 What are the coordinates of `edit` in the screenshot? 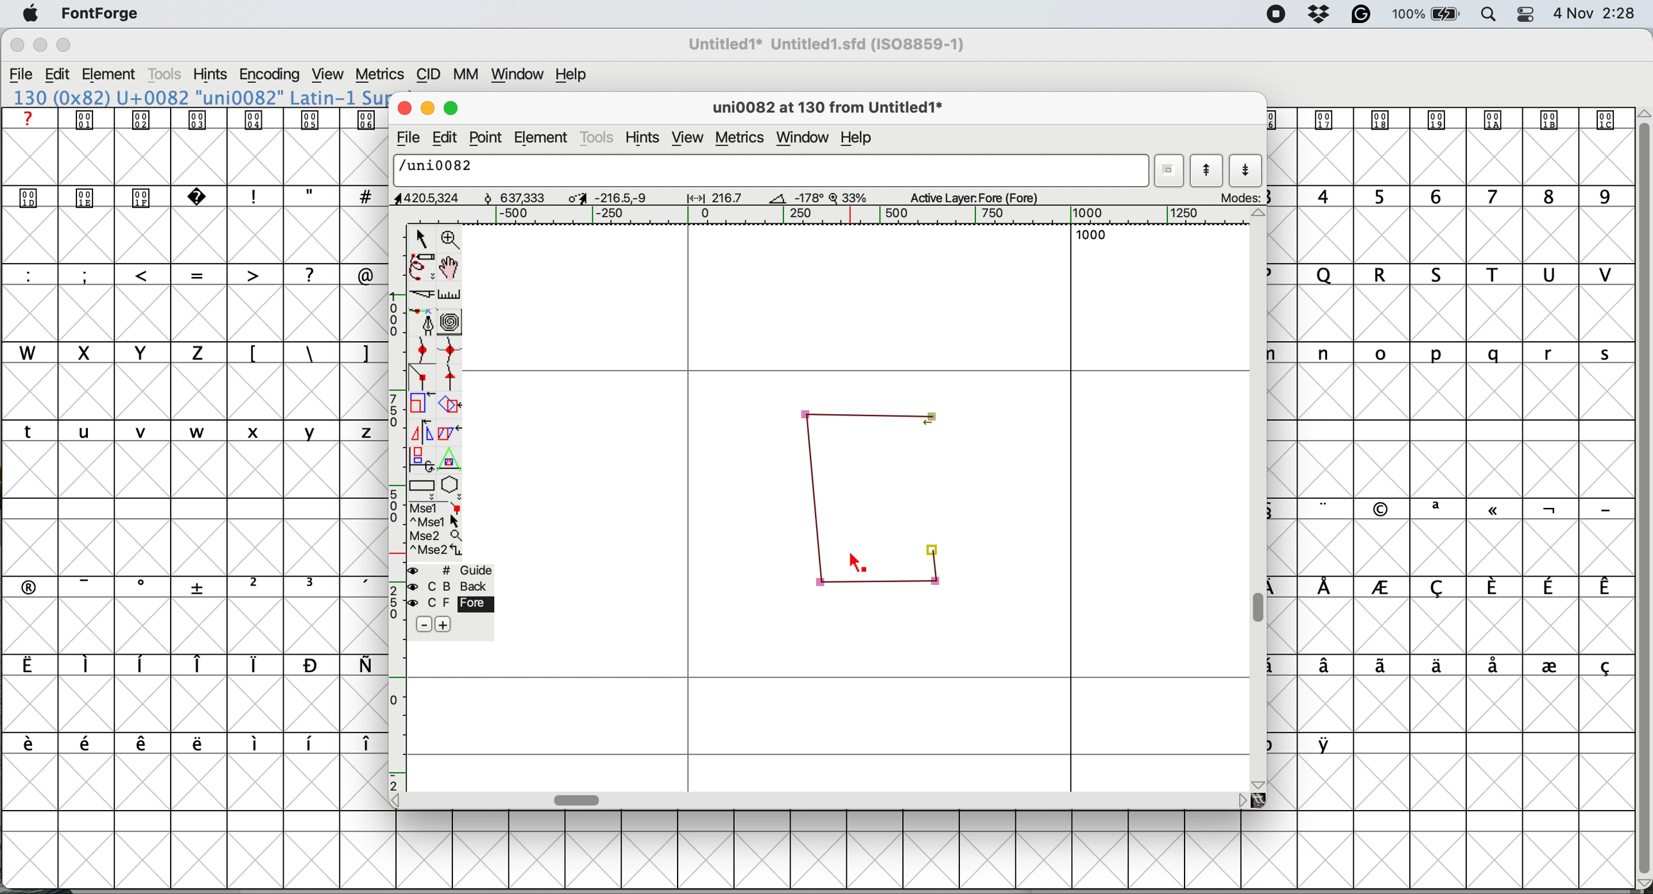 It's located at (58, 74).